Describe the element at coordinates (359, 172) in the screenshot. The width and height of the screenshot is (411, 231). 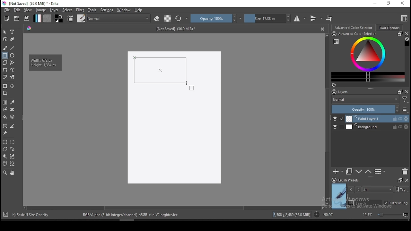
I see `move layer one step up` at that location.